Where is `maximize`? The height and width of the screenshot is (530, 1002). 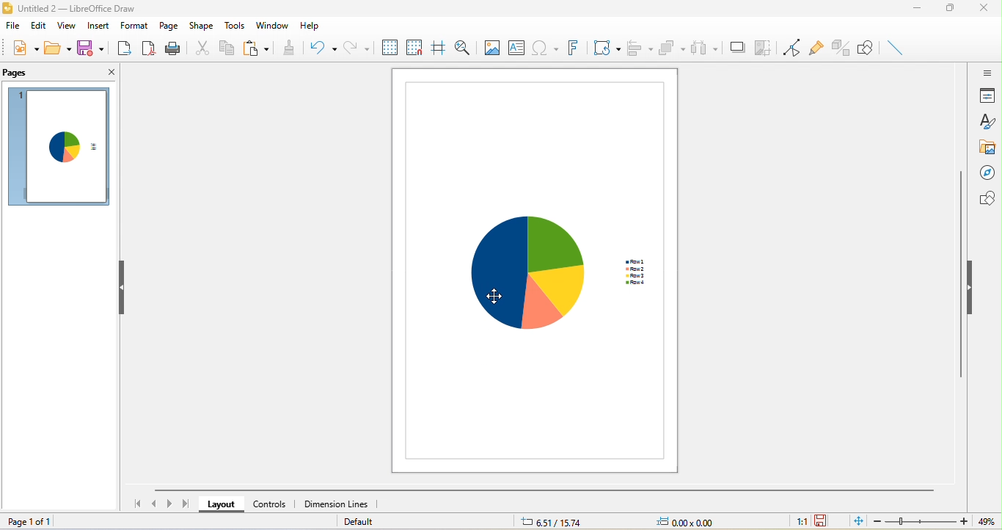
maximize is located at coordinates (950, 9).